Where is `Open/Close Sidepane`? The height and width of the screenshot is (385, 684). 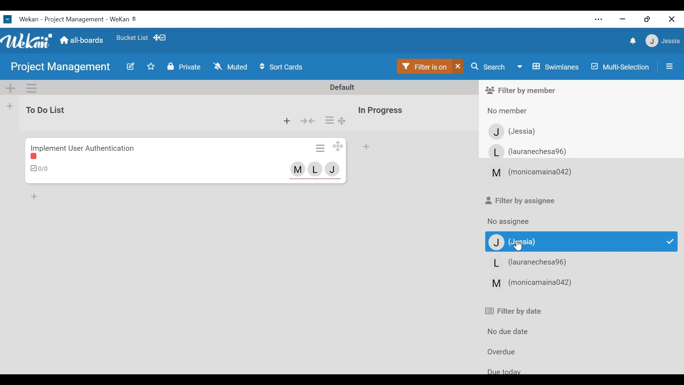
Open/Close Sidepane is located at coordinates (669, 66).